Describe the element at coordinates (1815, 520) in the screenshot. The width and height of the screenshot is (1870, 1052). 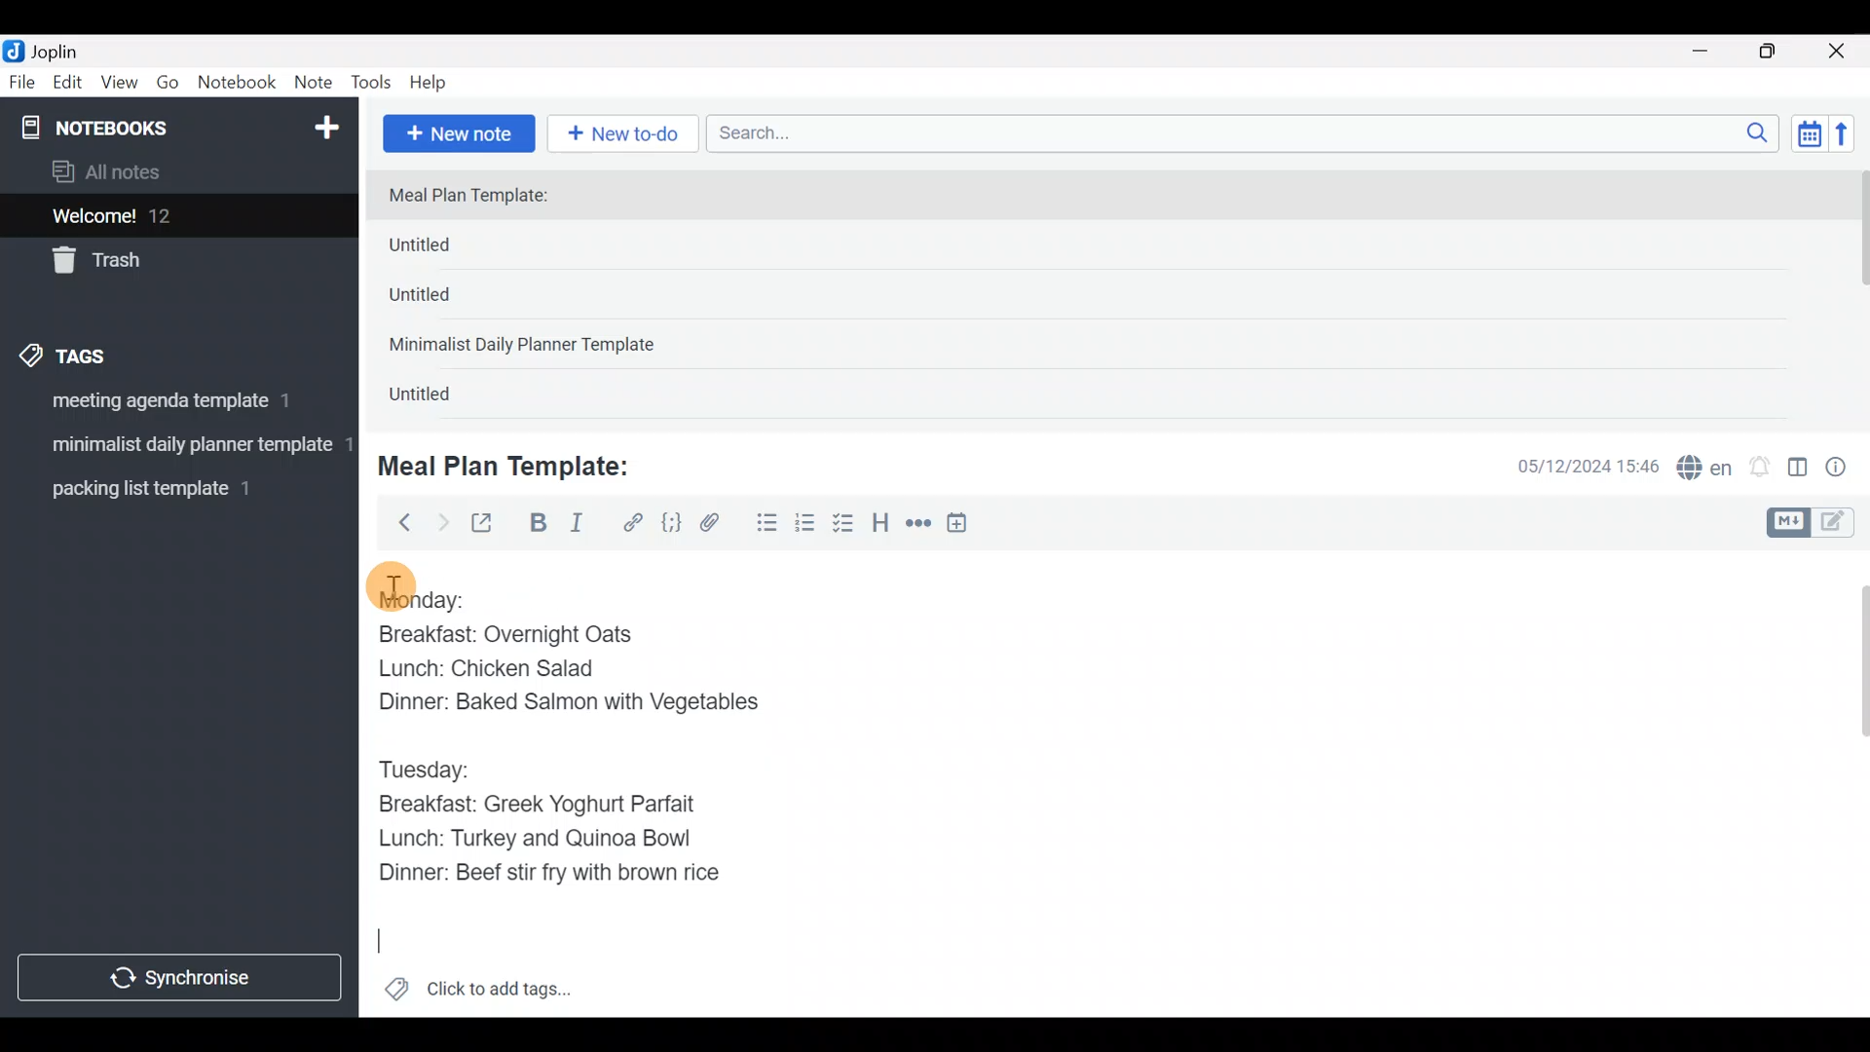
I see `Toggle editors` at that location.